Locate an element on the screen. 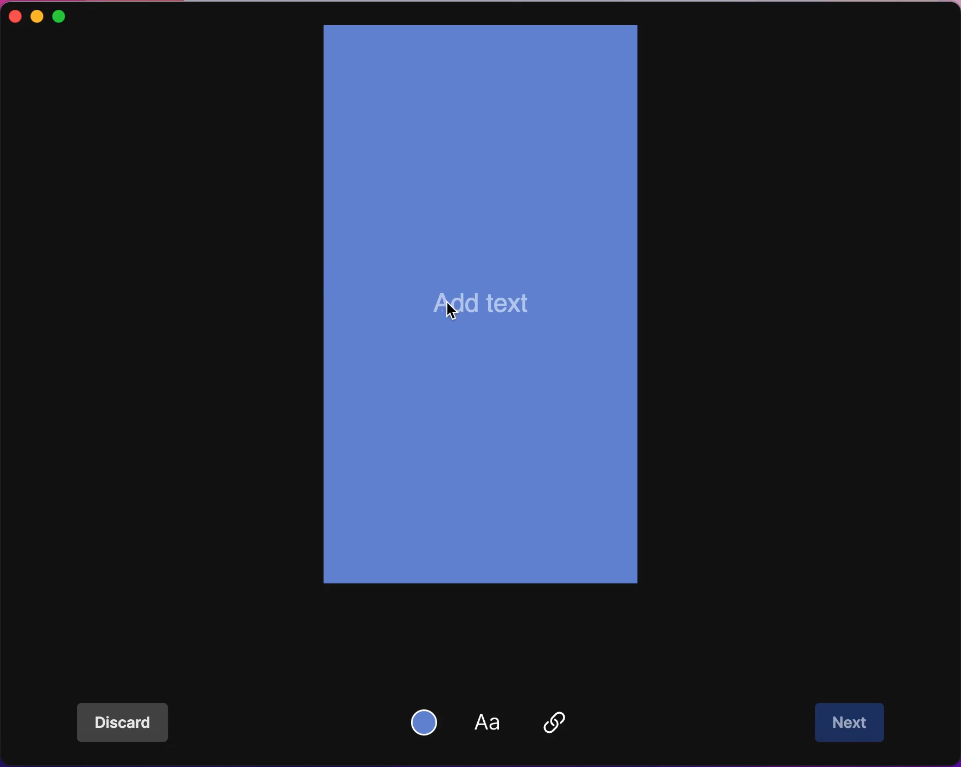 The width and height of the screenshot is (961, 767). next is located at coordinates (852, 723).